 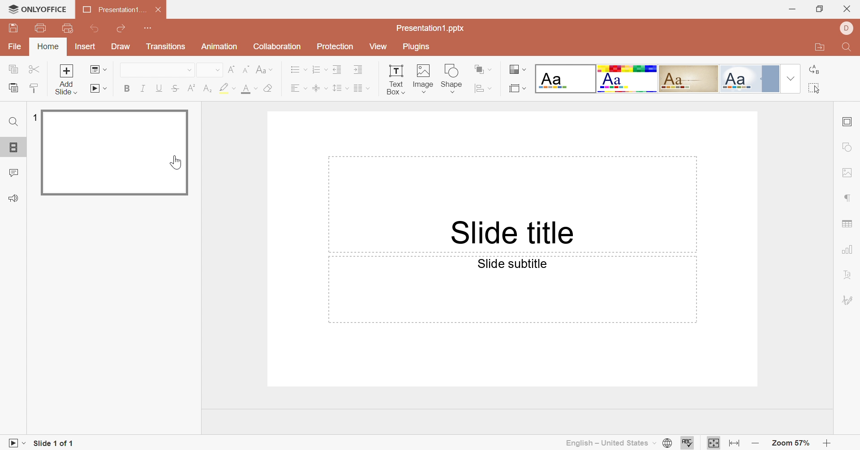 What do you see at coordinates (95, 28) in the screenshot?
I see `Undo` at bounding box center [95, 28].